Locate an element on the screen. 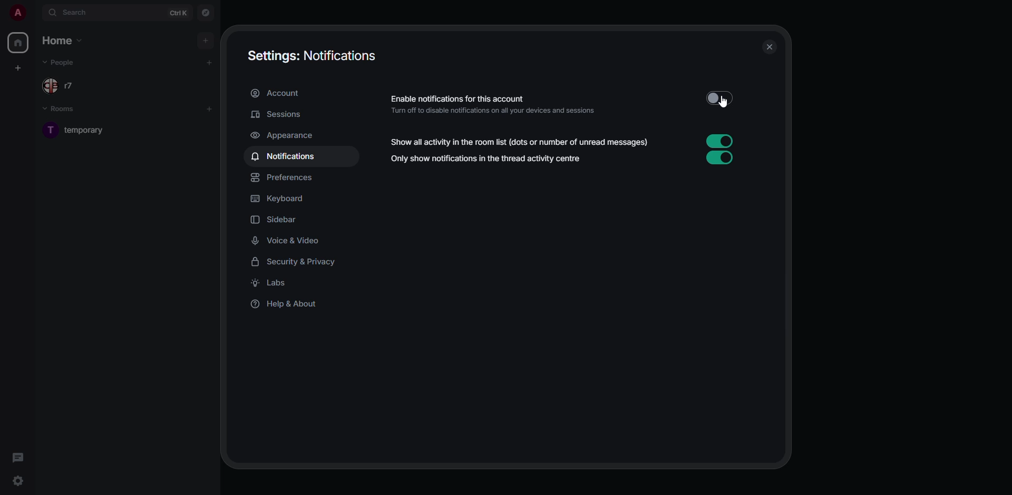  rooms is located at coordinates (61, 109).